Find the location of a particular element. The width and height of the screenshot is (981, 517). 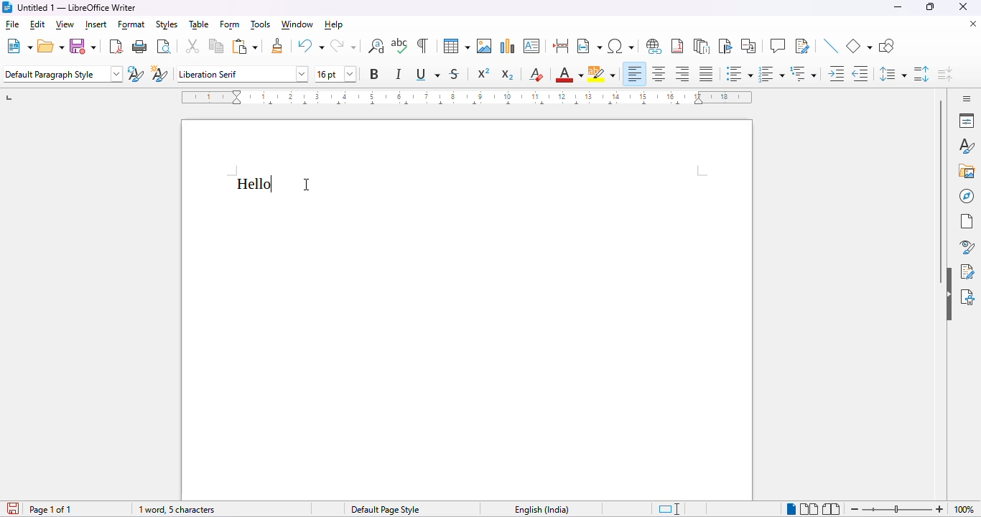

set line spacing is located at coordinates (893, 75).